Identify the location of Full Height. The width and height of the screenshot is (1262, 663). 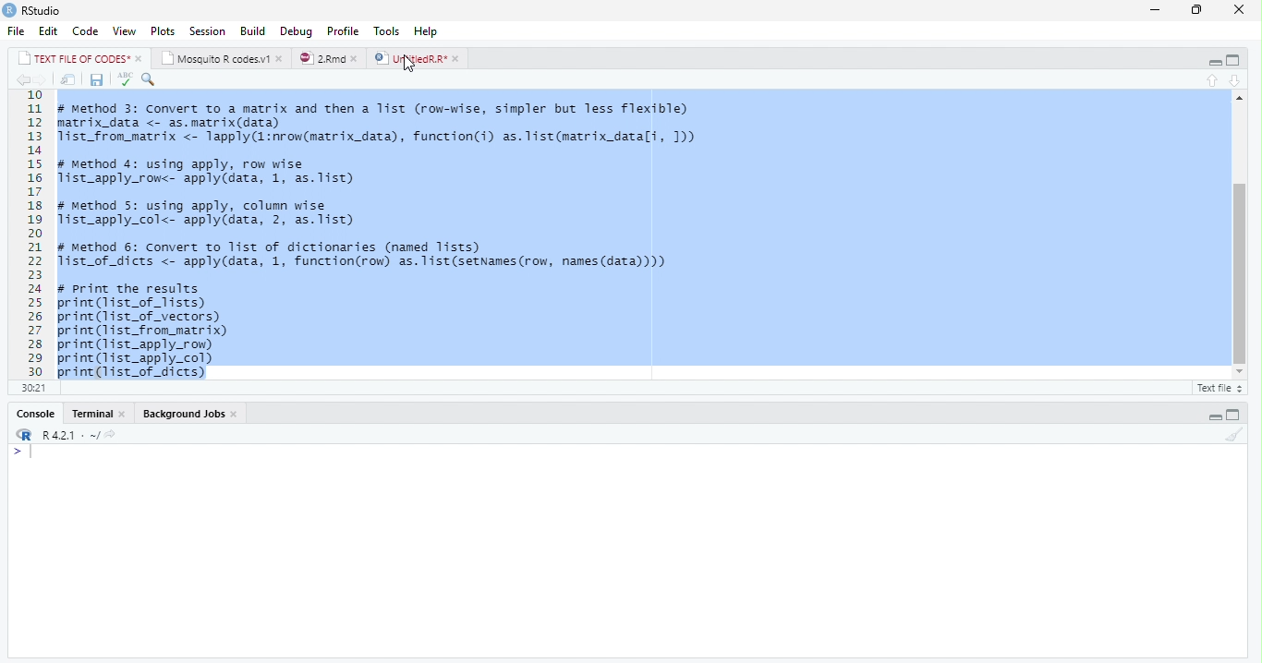
(1236, 413).